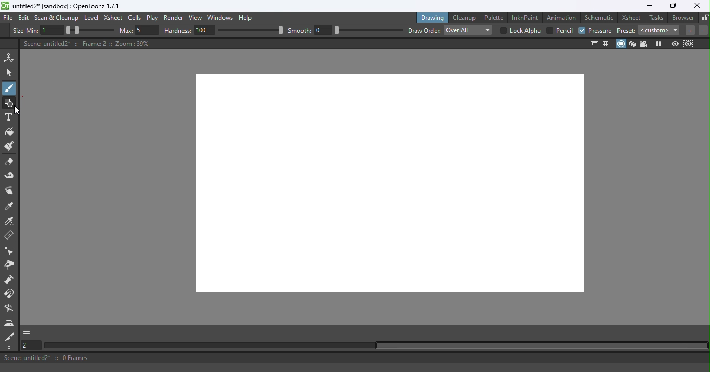 This screenshot has height=372, width=710. I want to click on Draw order, so click(424, 31).